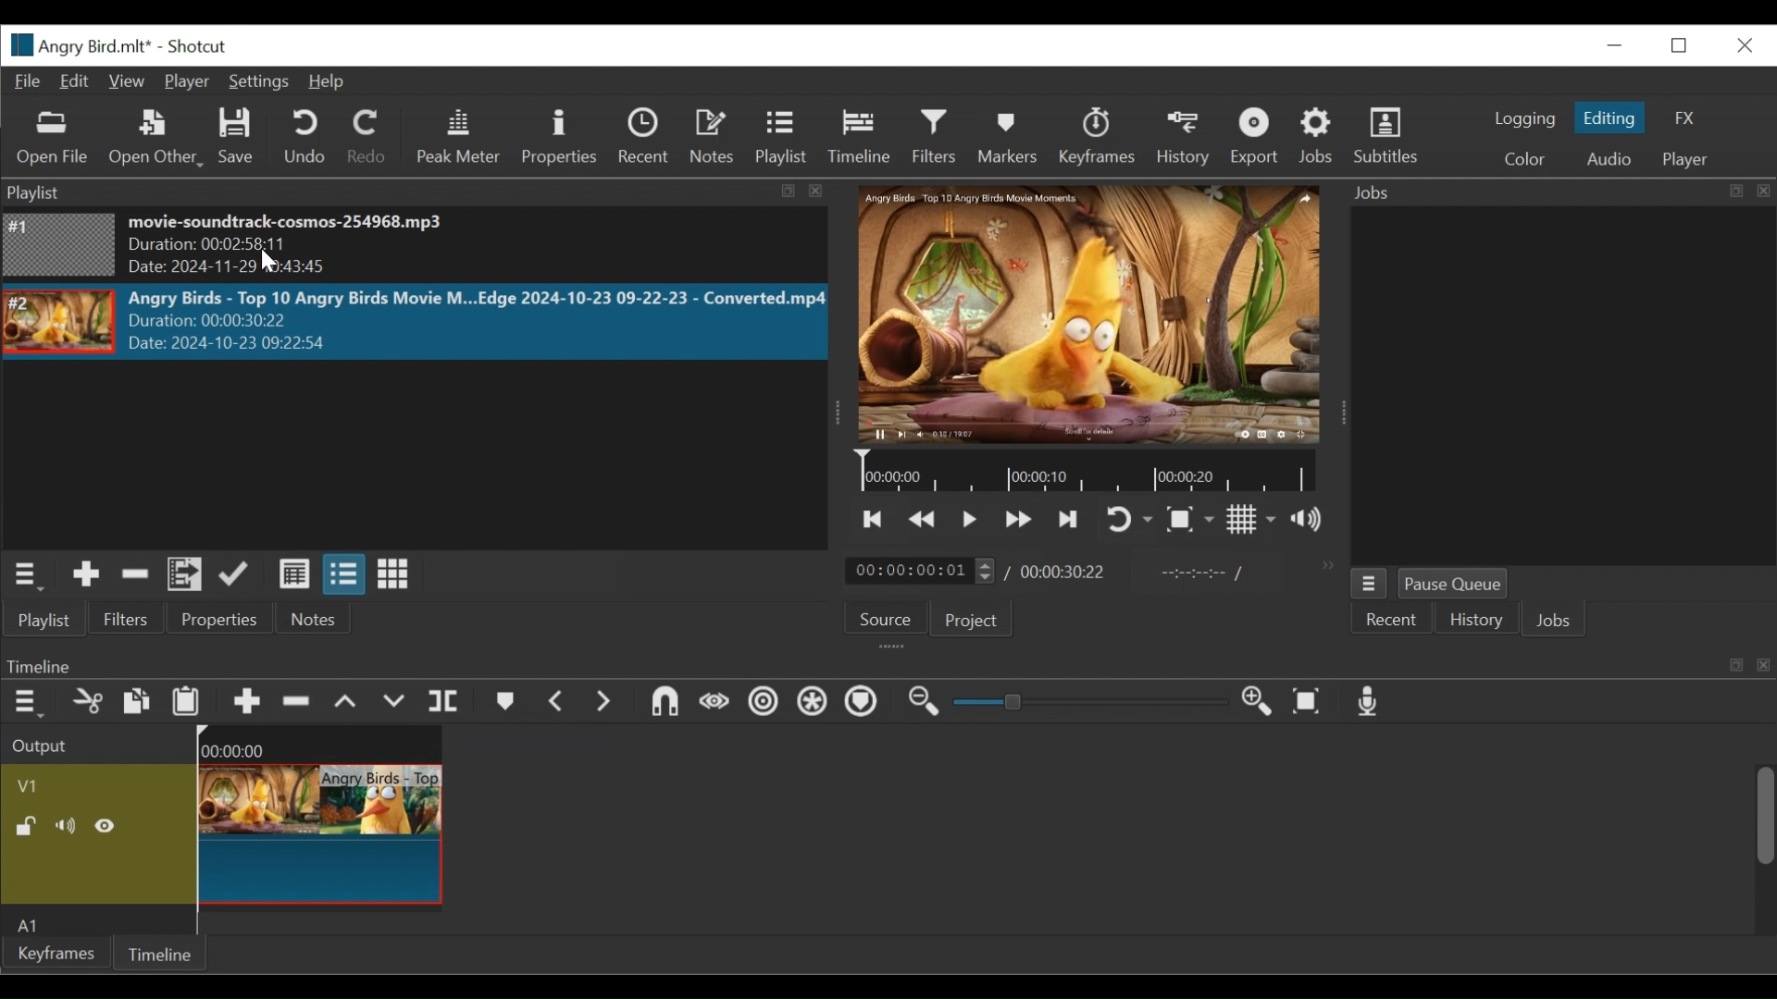 The height and width of the screenshot is (999, 1777). What do you see at coordinates (969, 620) in the screenshot?
I see `Project` at bounding box center [969, 620].